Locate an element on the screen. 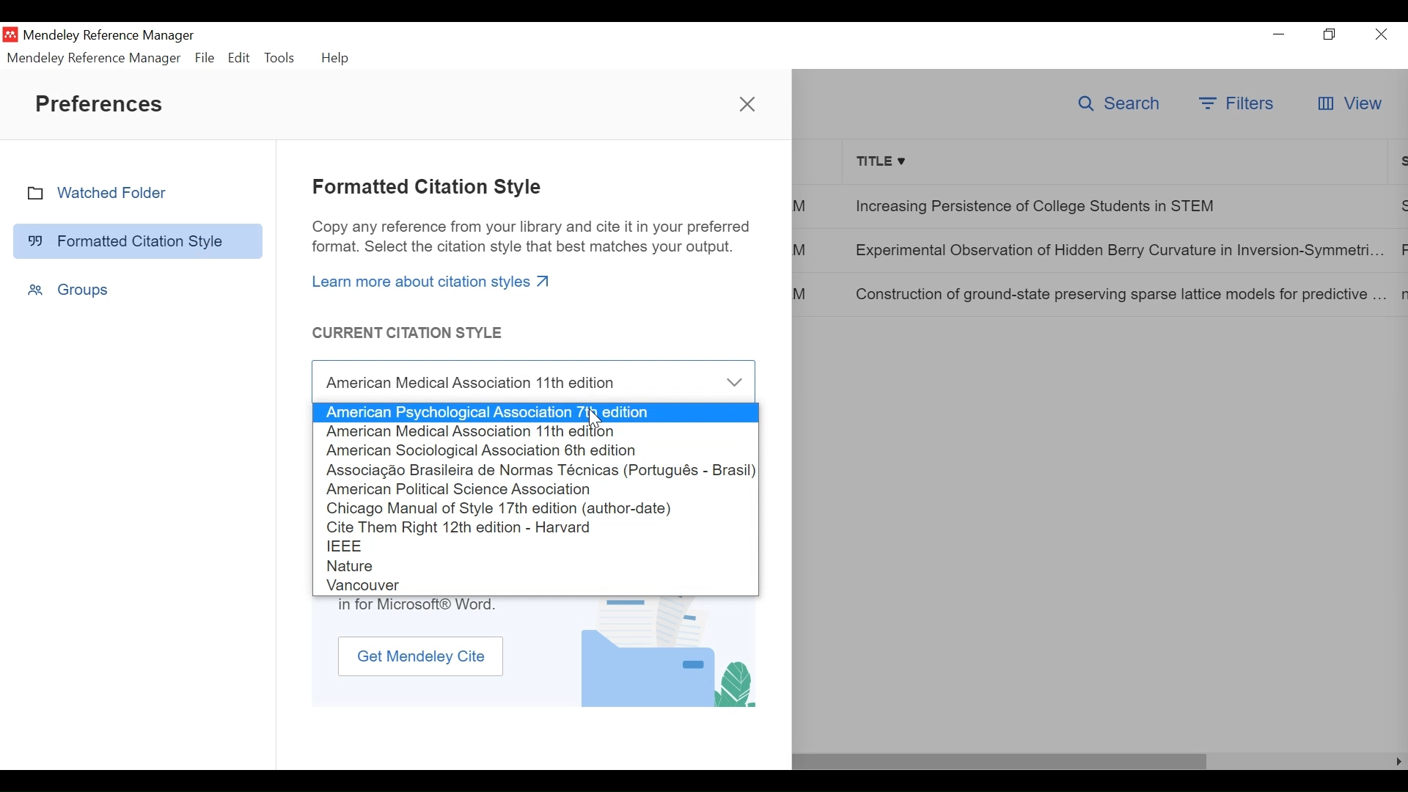 The height and width of the screenshot is (792, 1408). Help is located at coordinates (338, 58).